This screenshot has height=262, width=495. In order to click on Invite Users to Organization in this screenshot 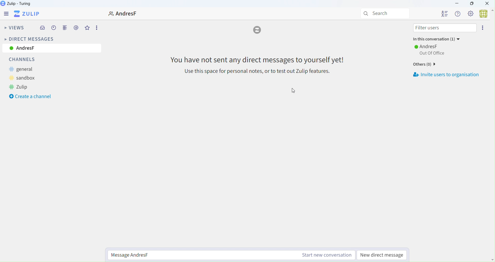, I will do `click(445, 74)`.